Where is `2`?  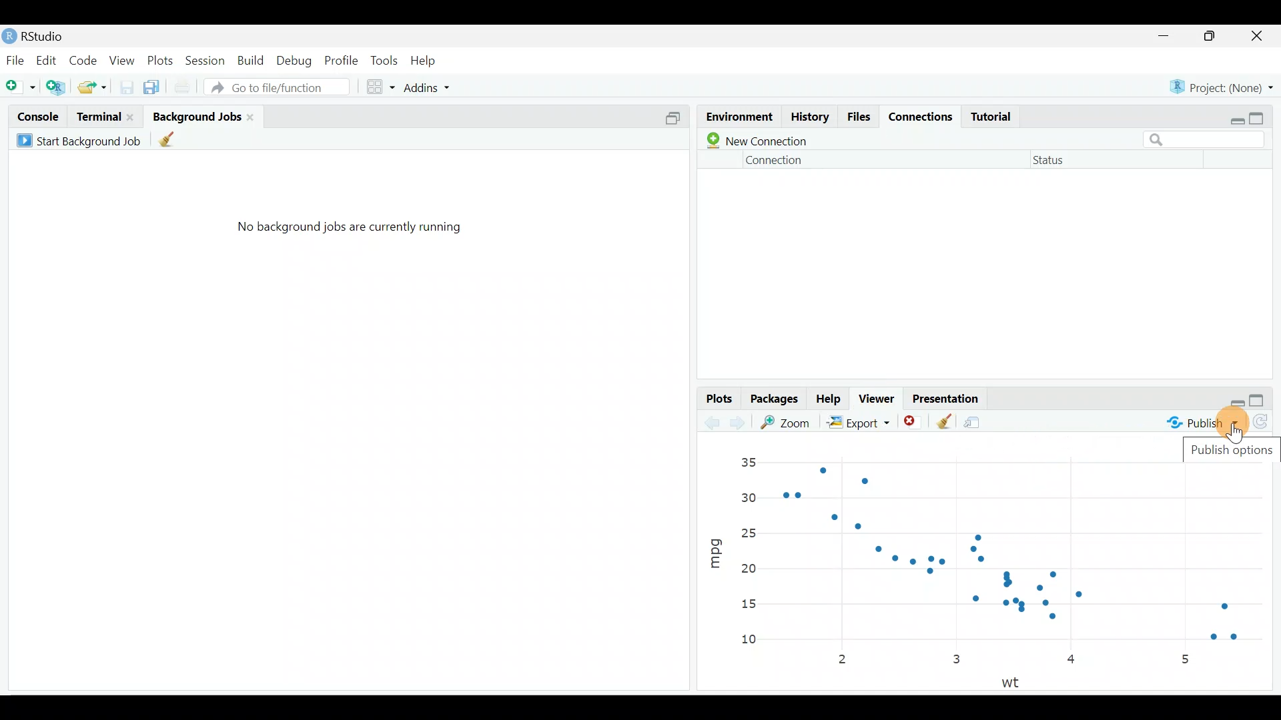 2 is located at coordinates (845, 661).